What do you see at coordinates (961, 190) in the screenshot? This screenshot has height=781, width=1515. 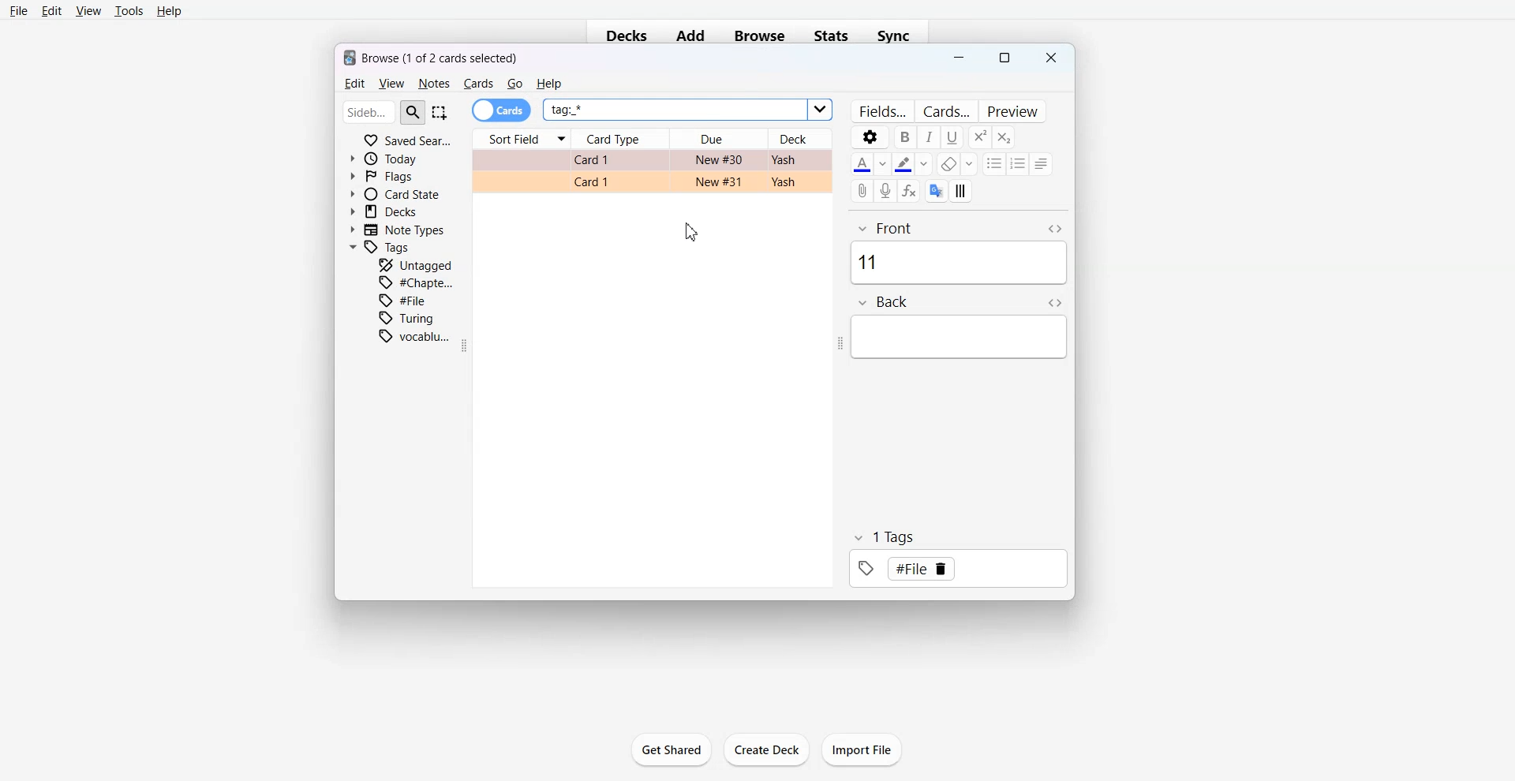 I see `Apply Custom style` at bounding box center [961, 190].